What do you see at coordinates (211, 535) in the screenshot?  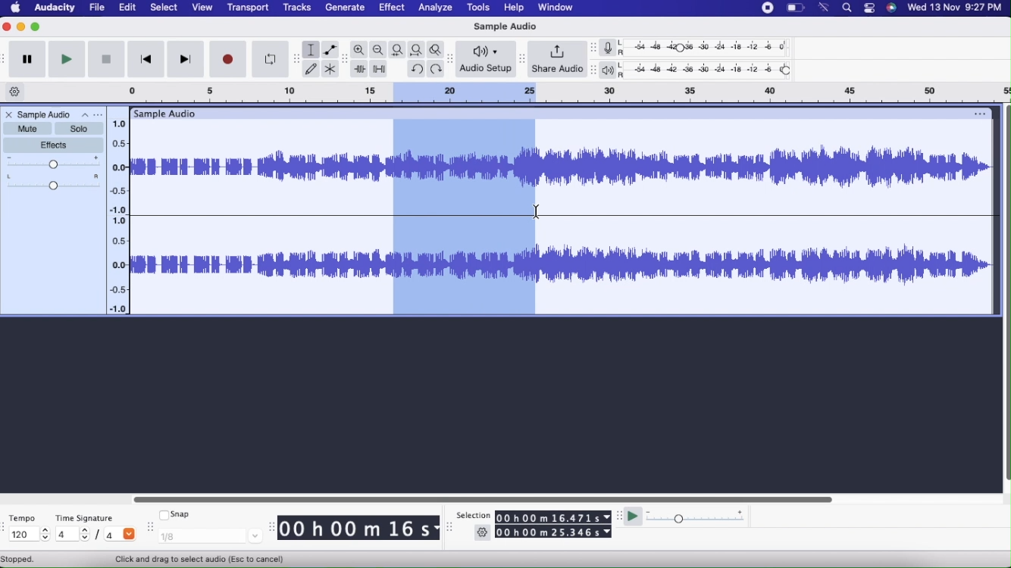 I see `1/8` at bounding box center [211, 535].